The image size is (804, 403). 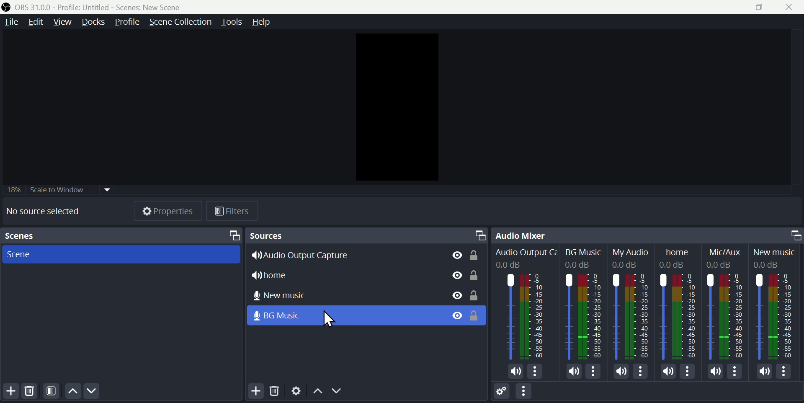 What do you see at coordinates (680, 302) in the screenshot?
I see `Home` at bounding box center [680, 302].